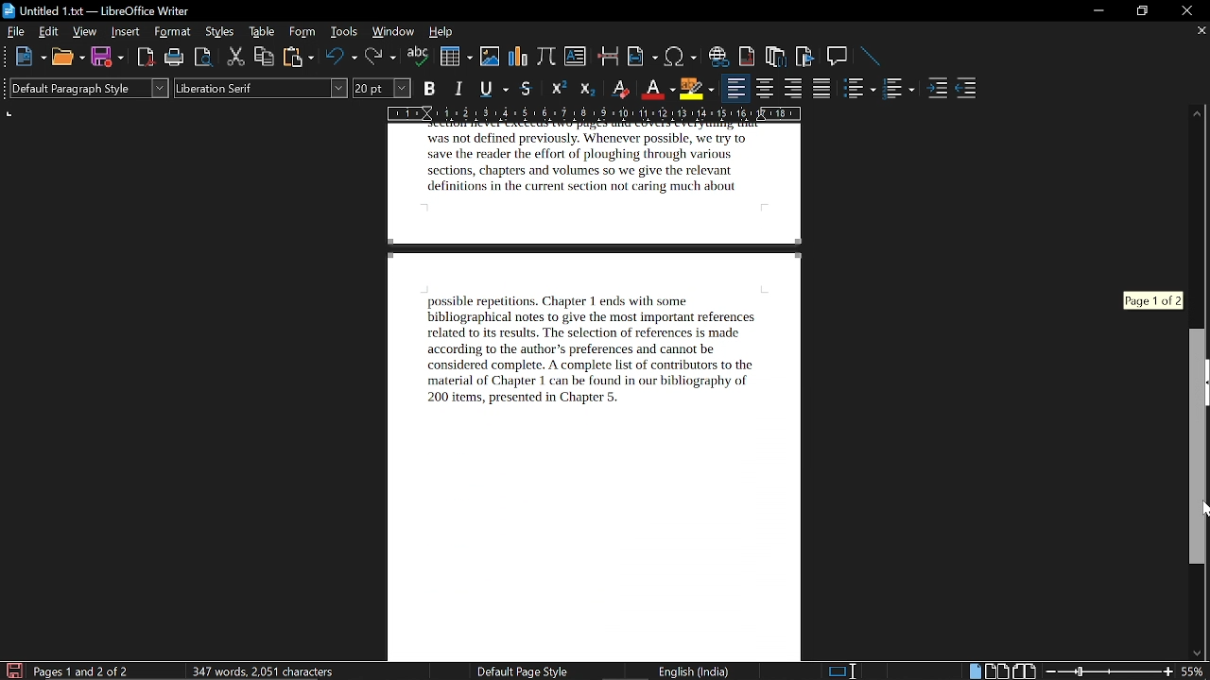 The width and height of the screenshot is (1210, 680). What do you see at coordinates (515, 671) in the screenshot?
I see `page style` at bounding box center [515, 671].